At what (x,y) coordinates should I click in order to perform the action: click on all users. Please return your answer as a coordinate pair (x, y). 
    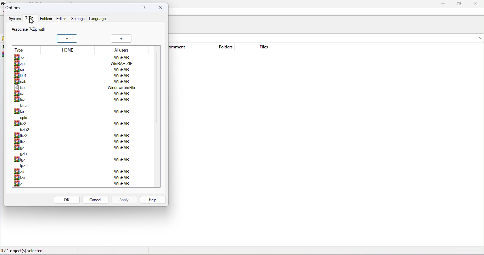
    Looking at the image, I should click on (123, 50).